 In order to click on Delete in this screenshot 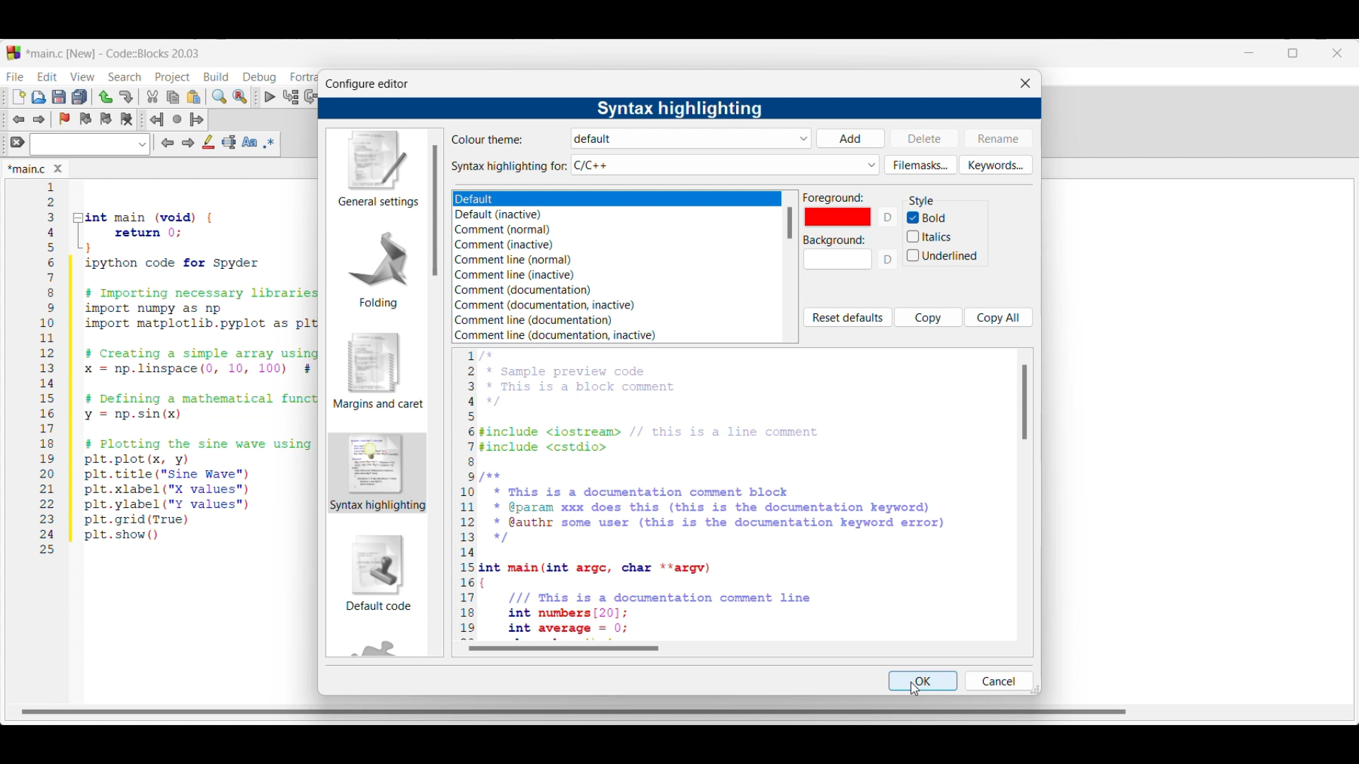, I will do `click(925, 137)`.